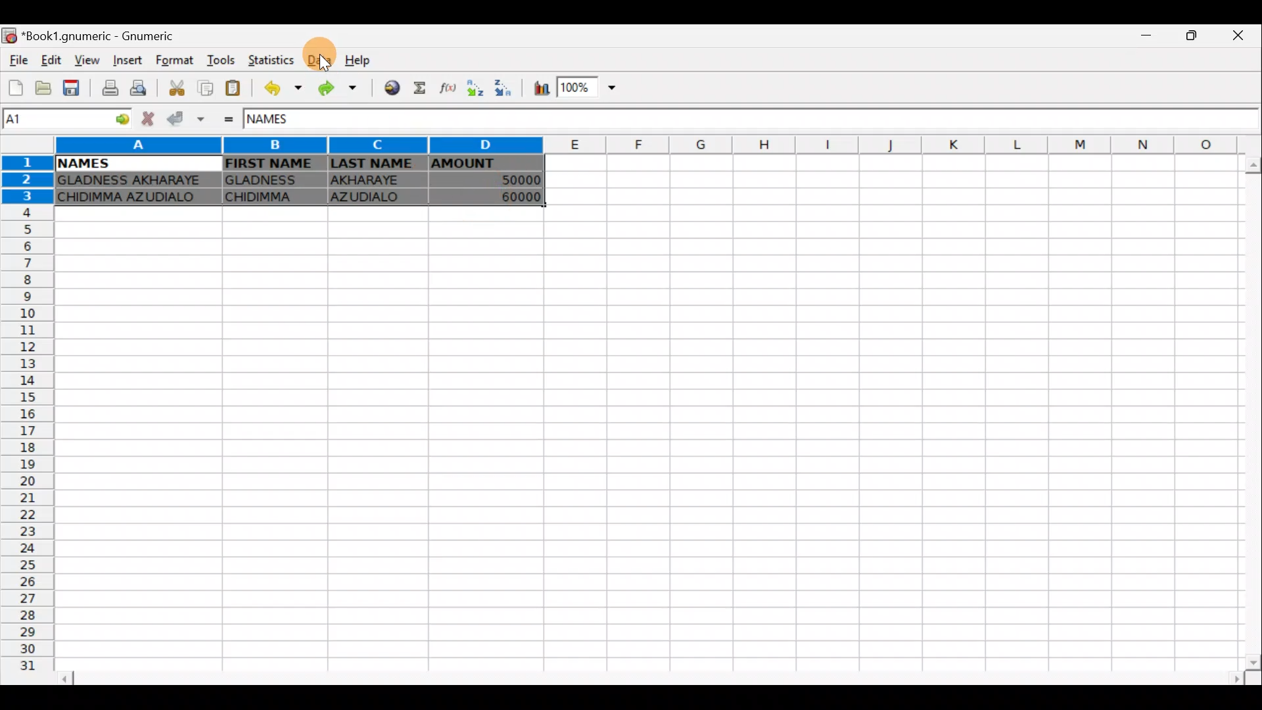 The height and width of the screenshot is (710, 1262). I want to click on Print current file, so click(111, 86).